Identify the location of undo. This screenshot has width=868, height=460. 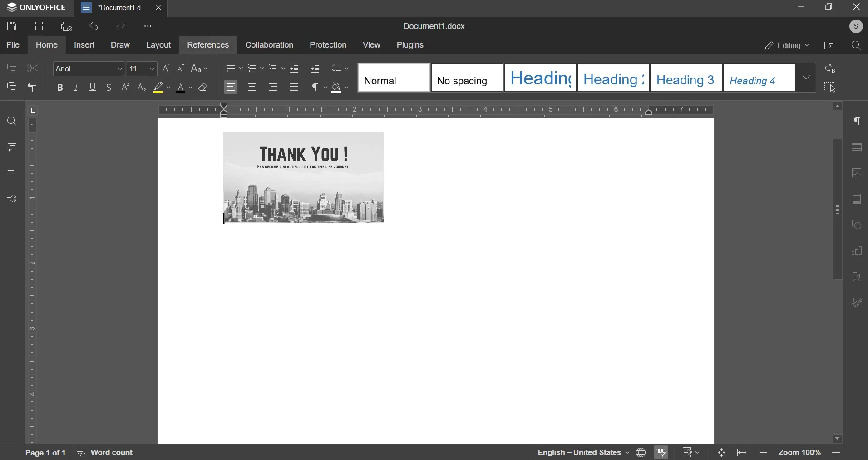
(94, 27).